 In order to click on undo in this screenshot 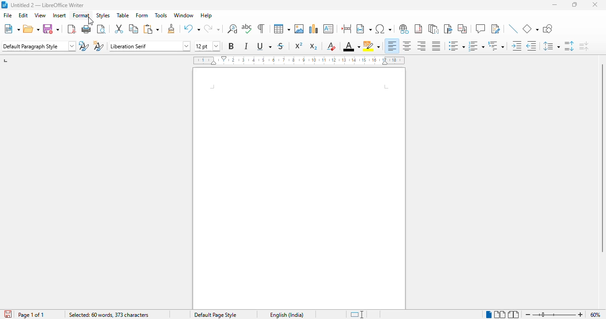, I will do `click(192, 29)`.